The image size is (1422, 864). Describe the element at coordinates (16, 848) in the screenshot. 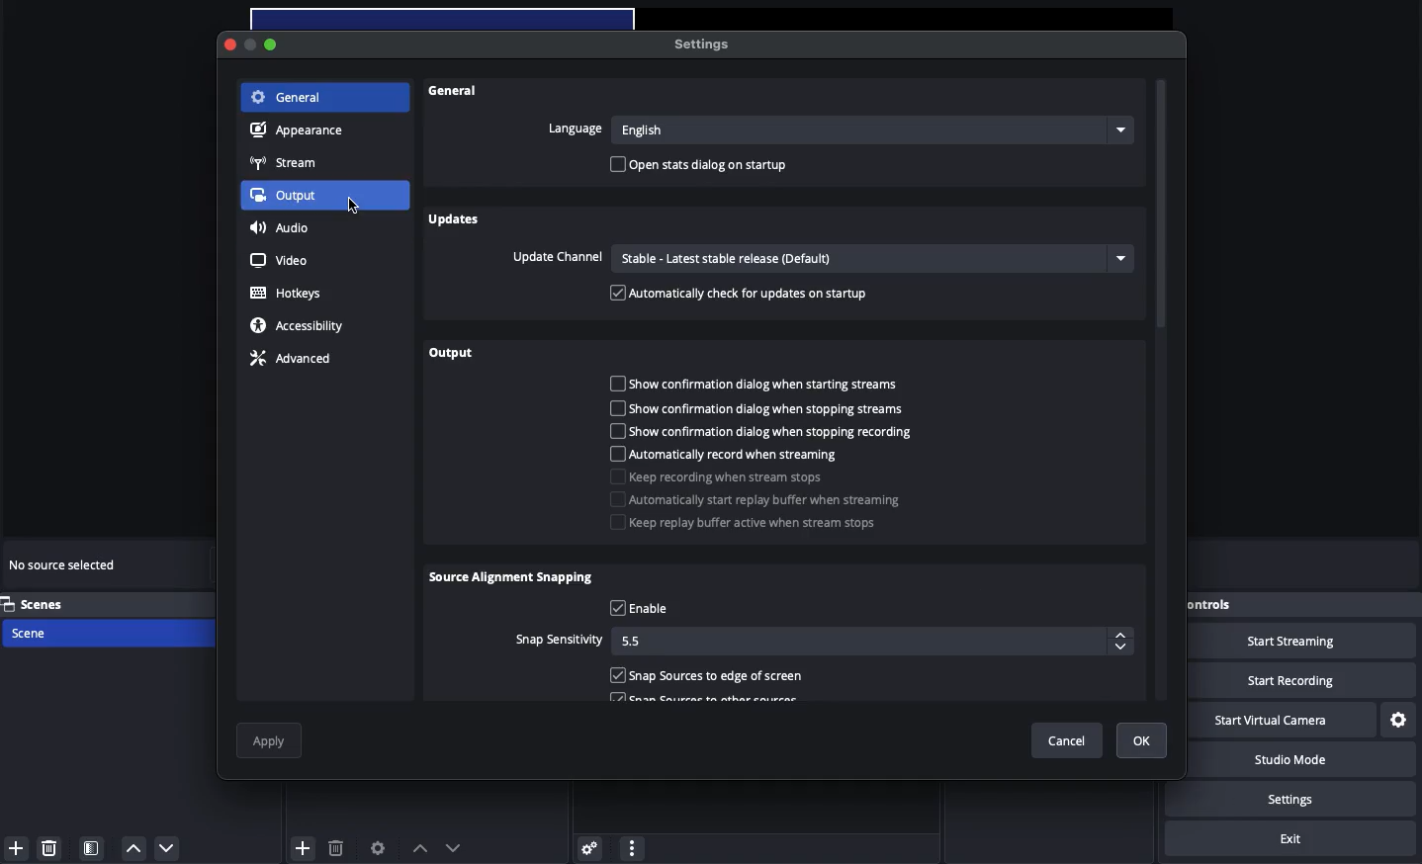

I see `Add` at that location.